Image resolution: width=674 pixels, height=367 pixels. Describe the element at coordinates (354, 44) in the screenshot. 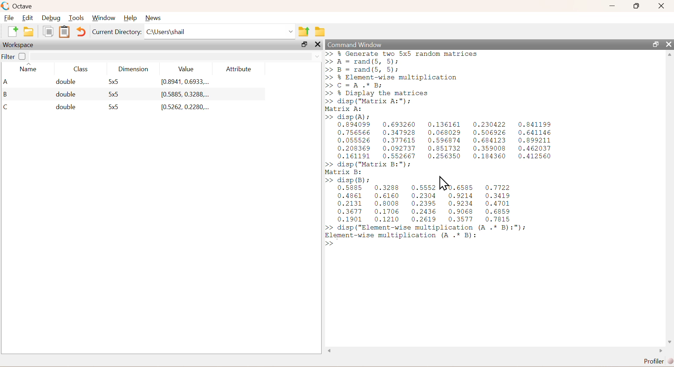

I see `Command Window` at that location.